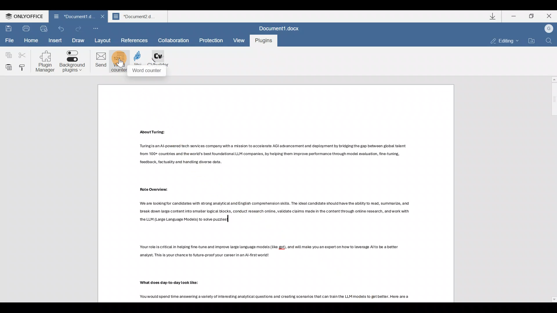  What do you see at coordinates (26, 29) in the screenshot?
I see `Print file` at bounding box center [26, 29].